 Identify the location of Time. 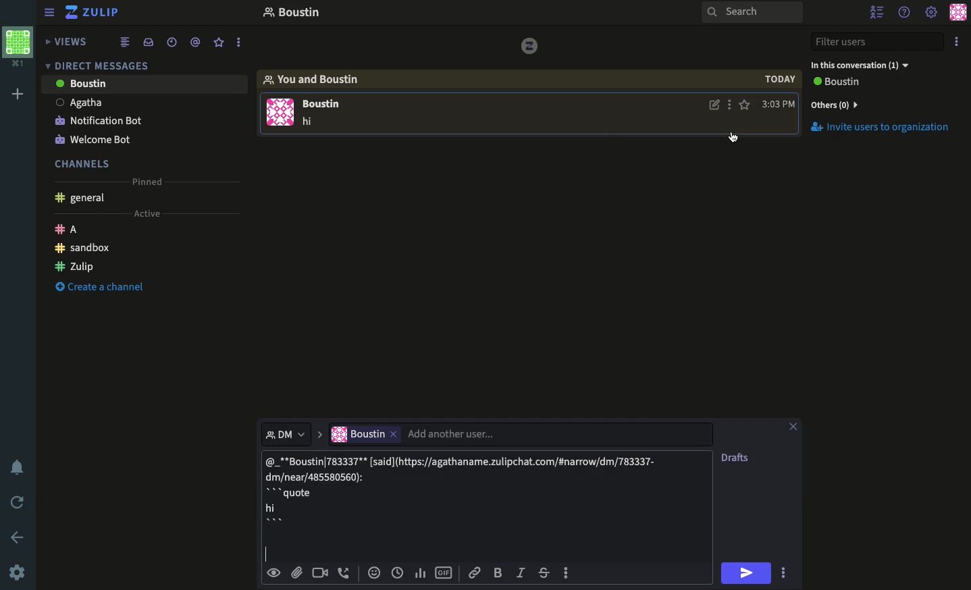
(171, 41).